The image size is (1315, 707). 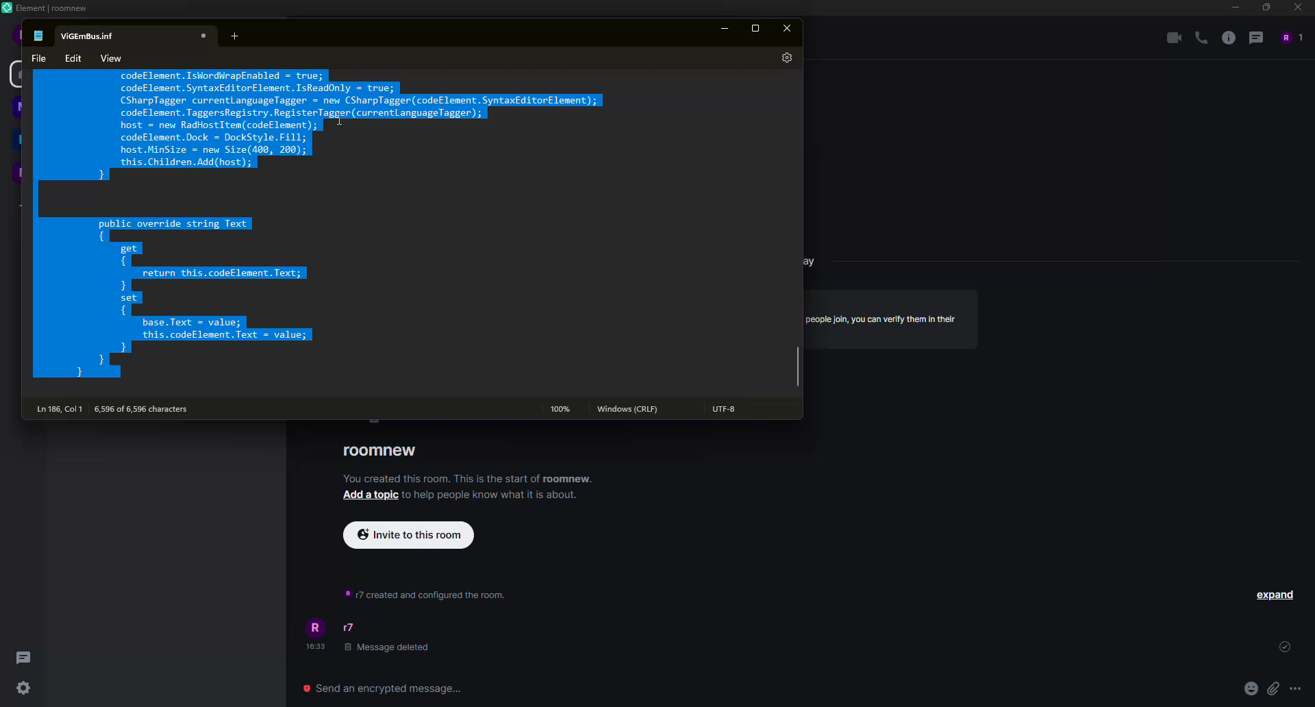 I want to click on maximize, so click(x=757, y=27).